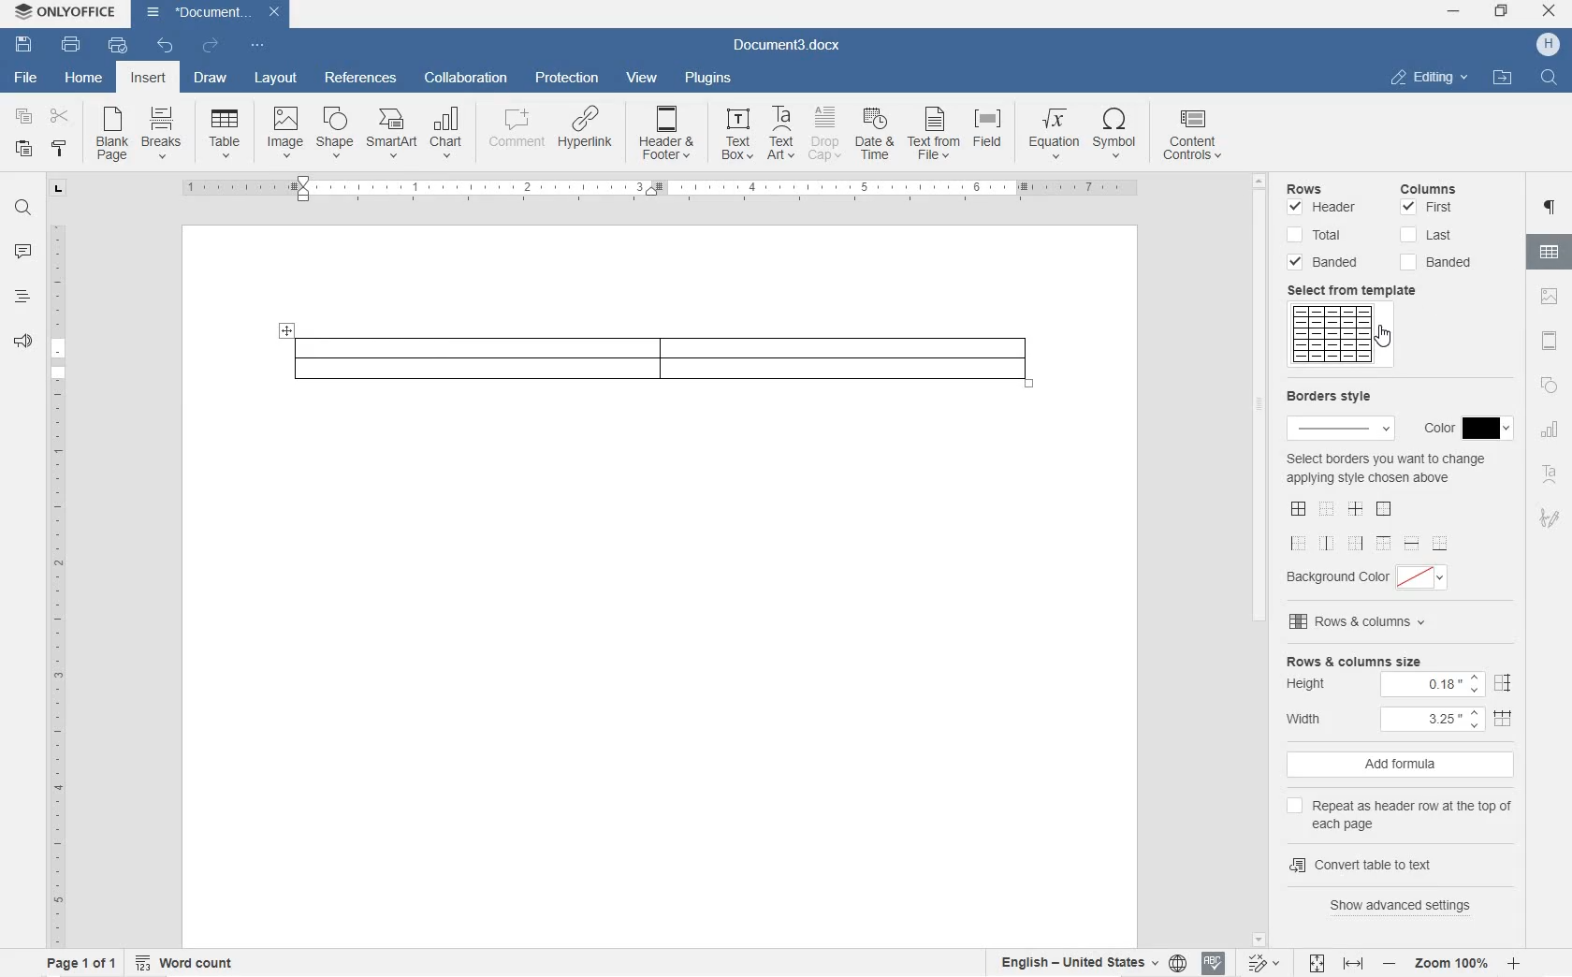 This screenshot has height=977, width=1572. Describe the element at coordinates (225, 133) in the screenshot. I see `insert table` at that location.